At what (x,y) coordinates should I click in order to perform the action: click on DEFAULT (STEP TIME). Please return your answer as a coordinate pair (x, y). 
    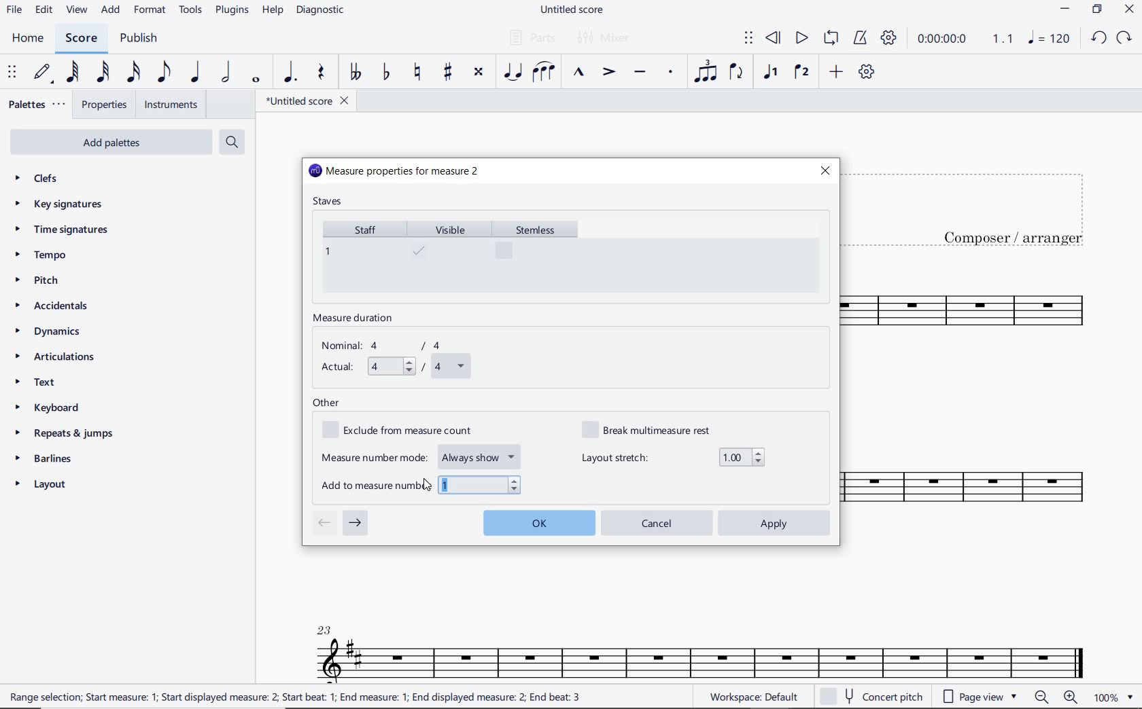
    Looking at the image, I should click on (44, 73).